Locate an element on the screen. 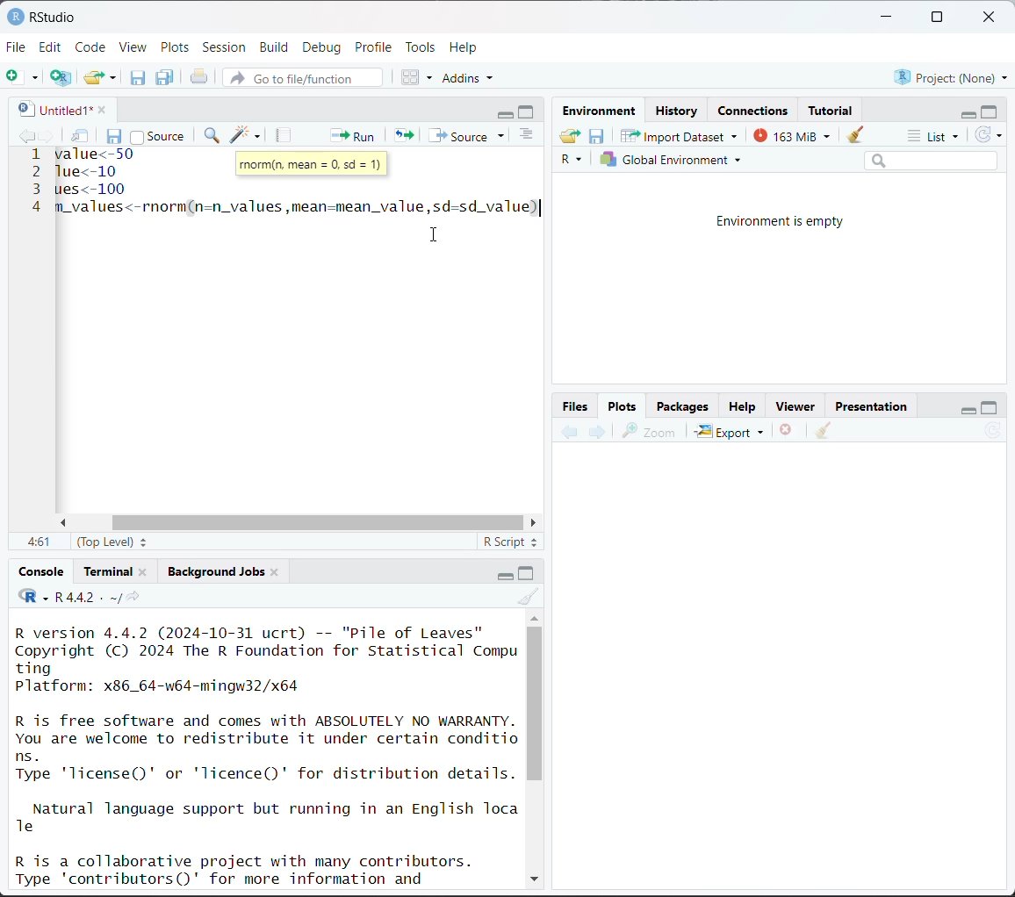 Image resolution: width=1015 pixels, height=897 pixels. previous plot is located at coordinates (570, 433).